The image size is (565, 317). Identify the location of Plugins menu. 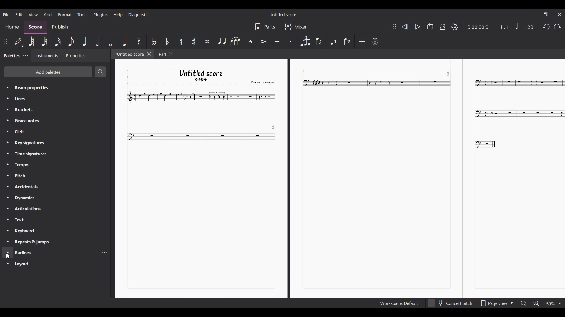
(100, 15).